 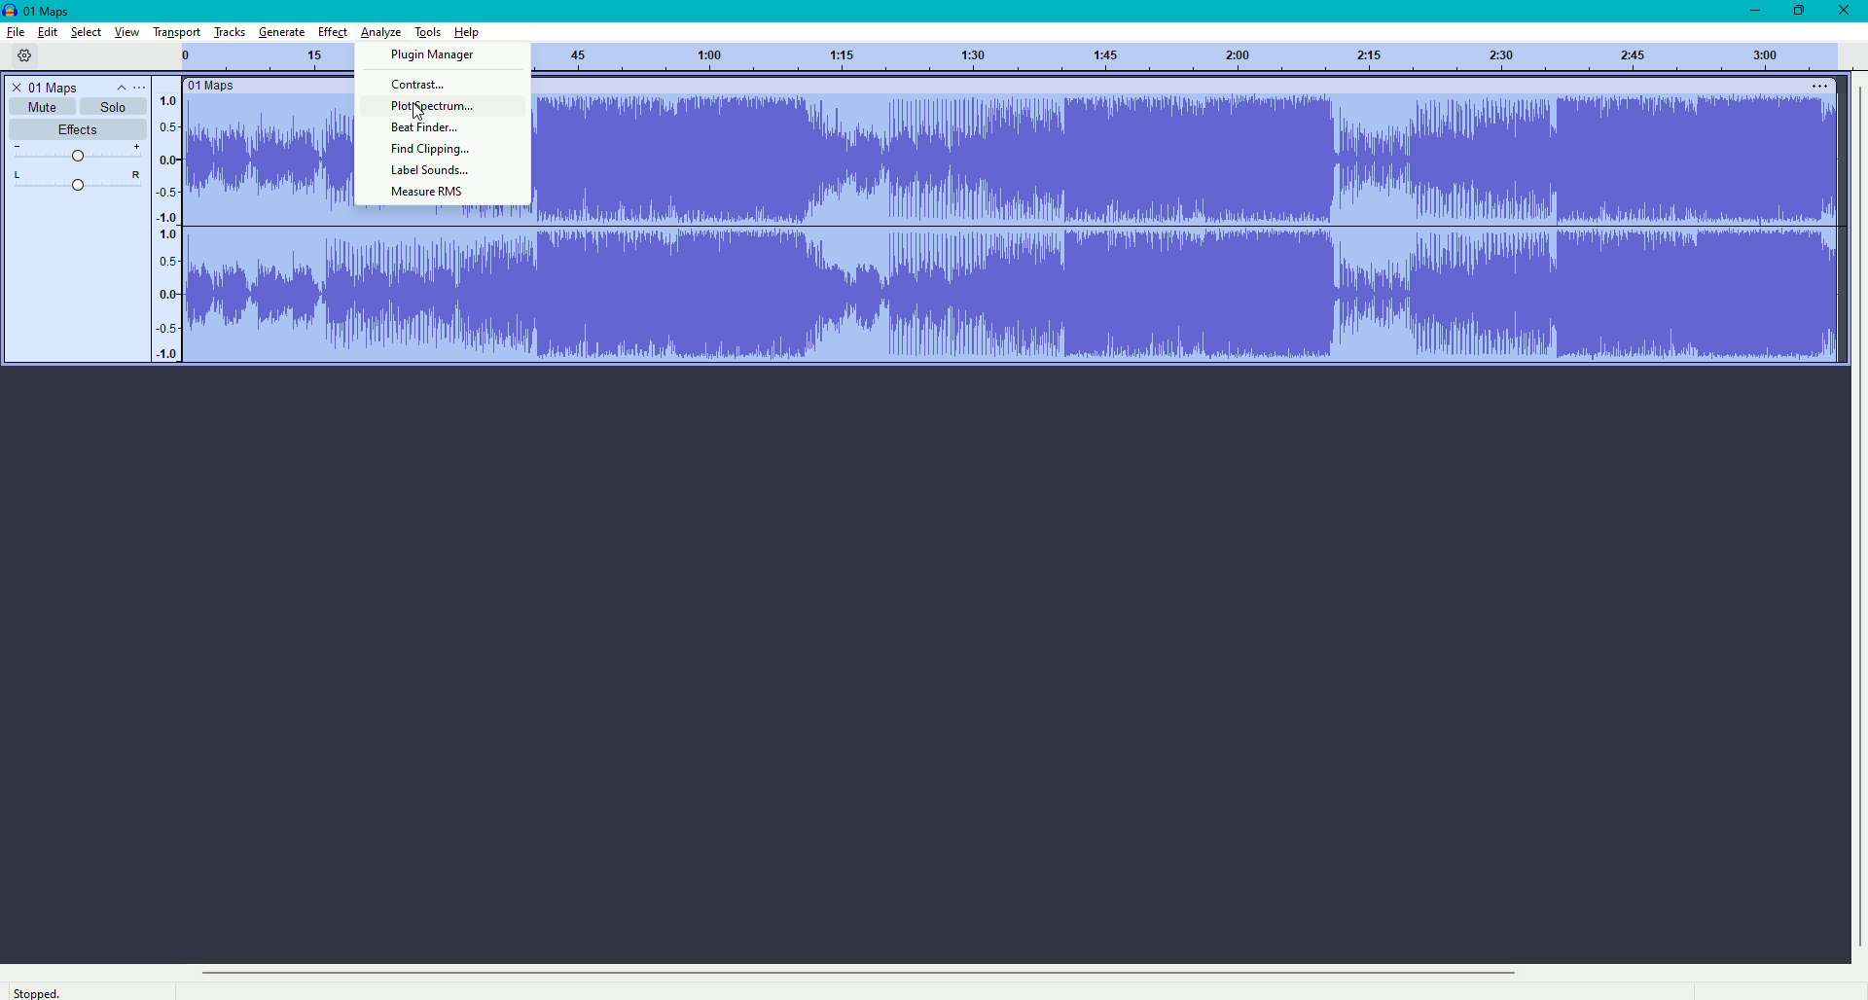 What do you see at coordinates (268, 220) in the screenshot?
I see `sound track` at bounding box center [268, 220].